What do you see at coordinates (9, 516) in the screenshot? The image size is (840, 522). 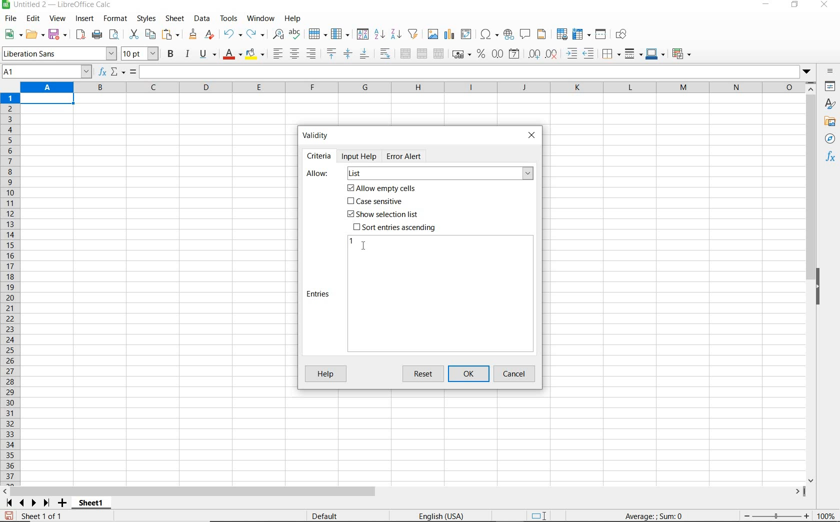 I see `save` at bounding box center [9, 516].